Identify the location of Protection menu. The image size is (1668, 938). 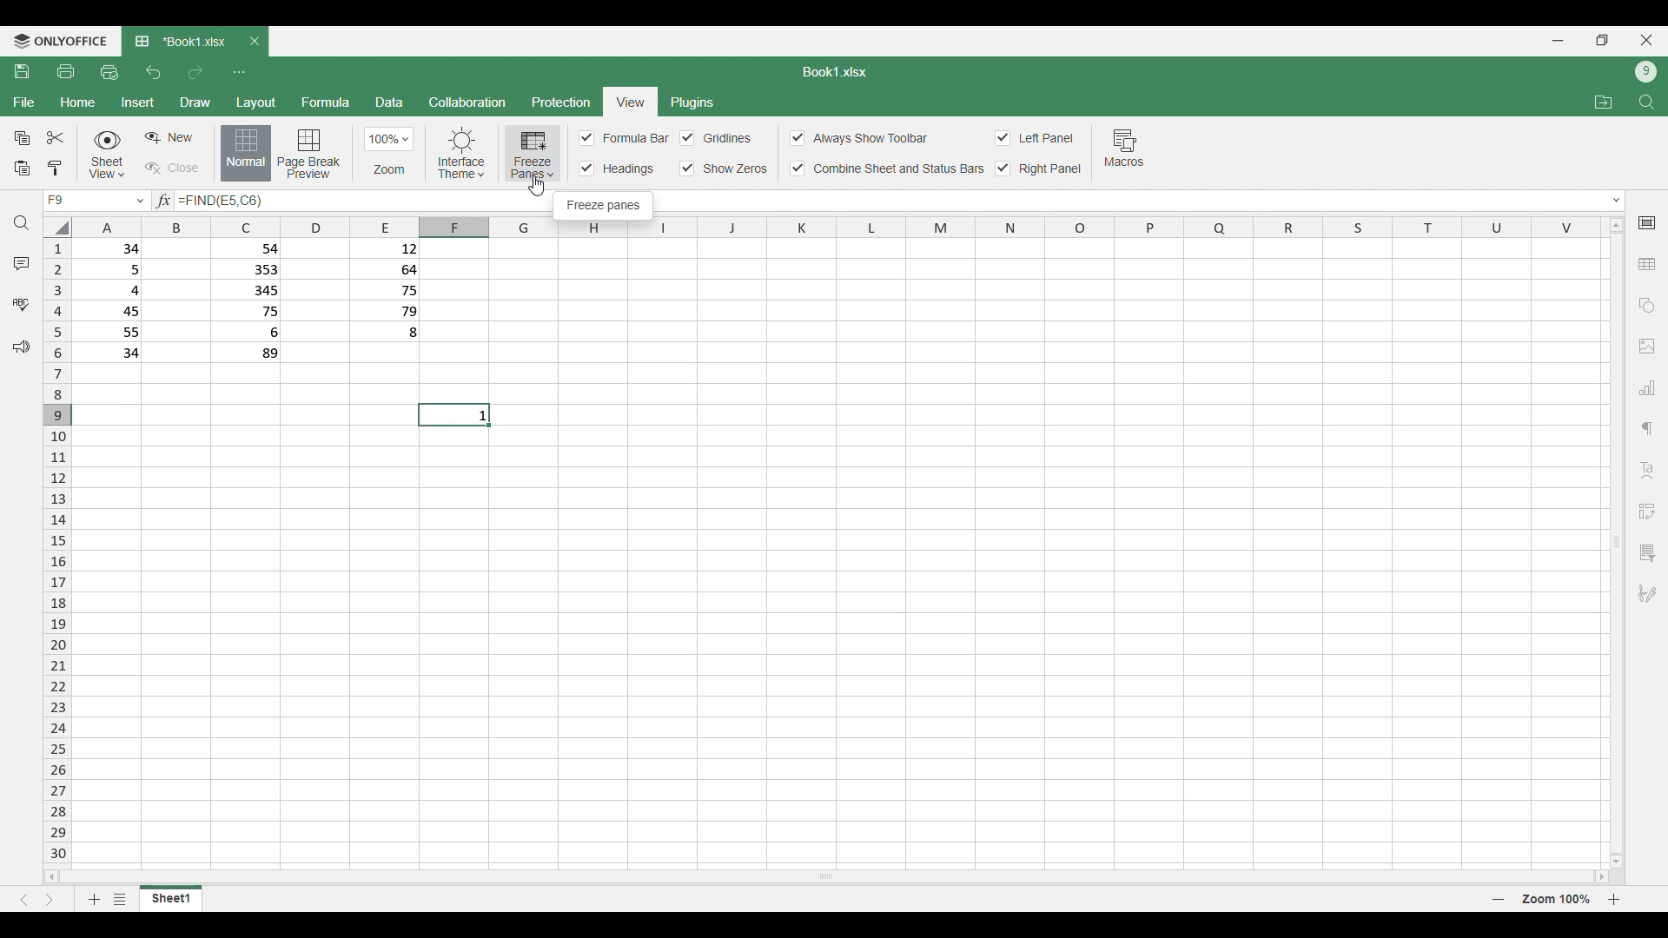
(560, 102).